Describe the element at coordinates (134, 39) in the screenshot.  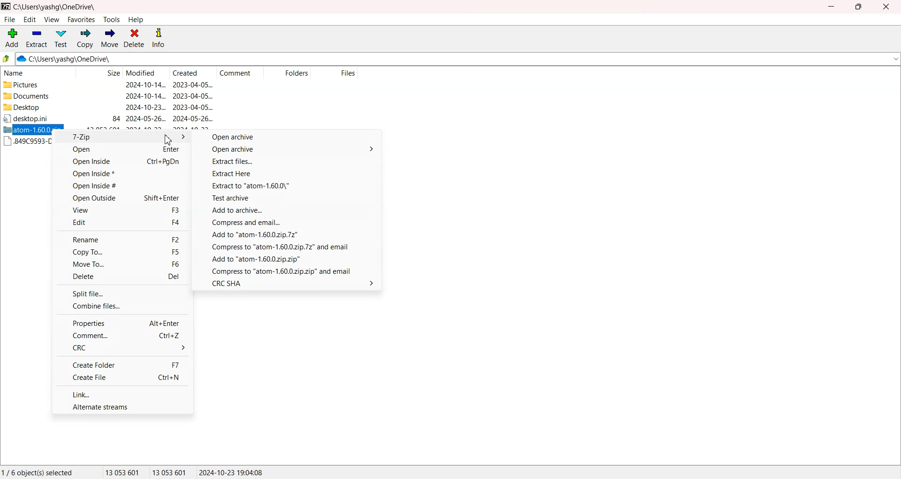
I see `Delete` at that location.